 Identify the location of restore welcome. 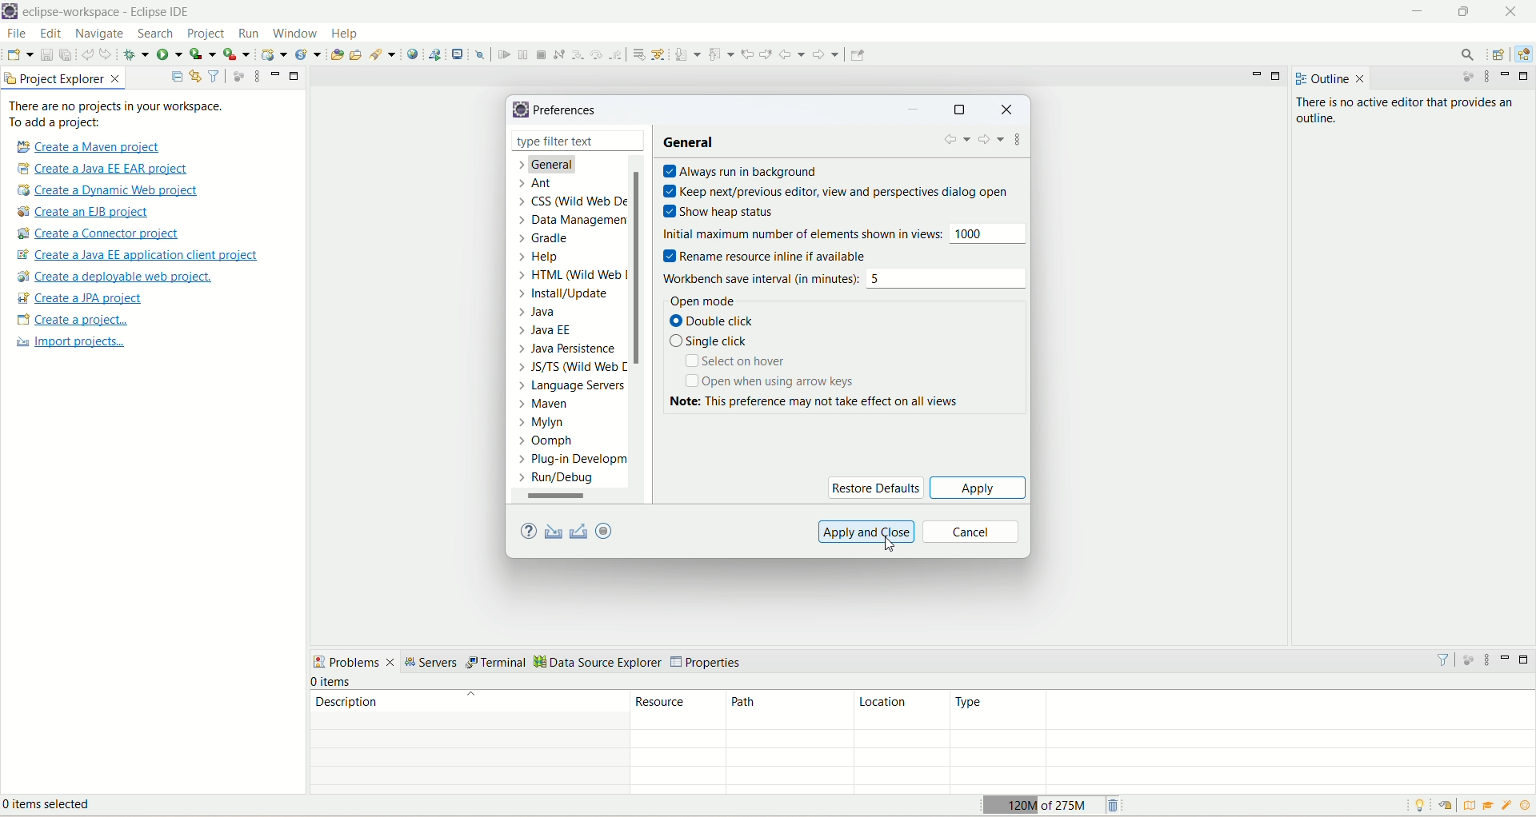
(1444, 806).